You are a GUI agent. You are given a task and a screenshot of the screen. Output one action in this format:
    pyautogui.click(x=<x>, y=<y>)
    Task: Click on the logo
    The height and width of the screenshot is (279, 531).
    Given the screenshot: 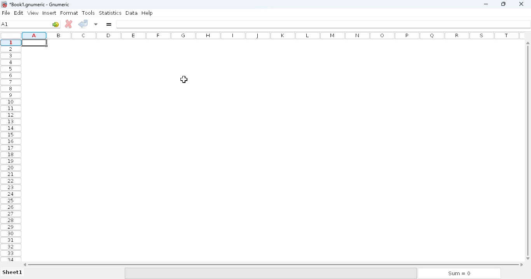 What is the action you would take?
    pyautogui.click(x=3, y=4)
    